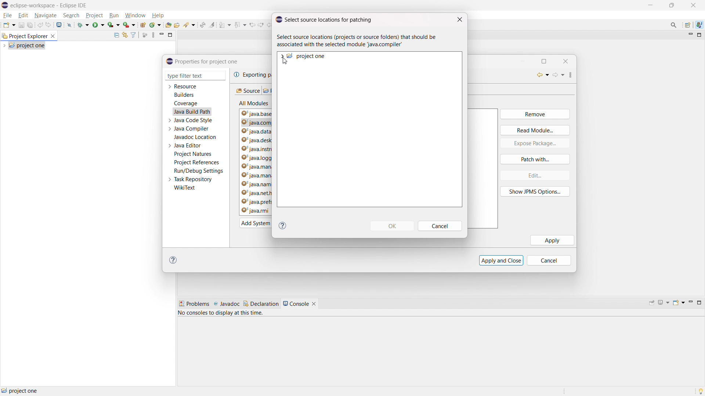 Image resolution: width=705 pixels, height=396 pixels. I want to click on toggle ant editor auto reconcile, so click(202, 25).